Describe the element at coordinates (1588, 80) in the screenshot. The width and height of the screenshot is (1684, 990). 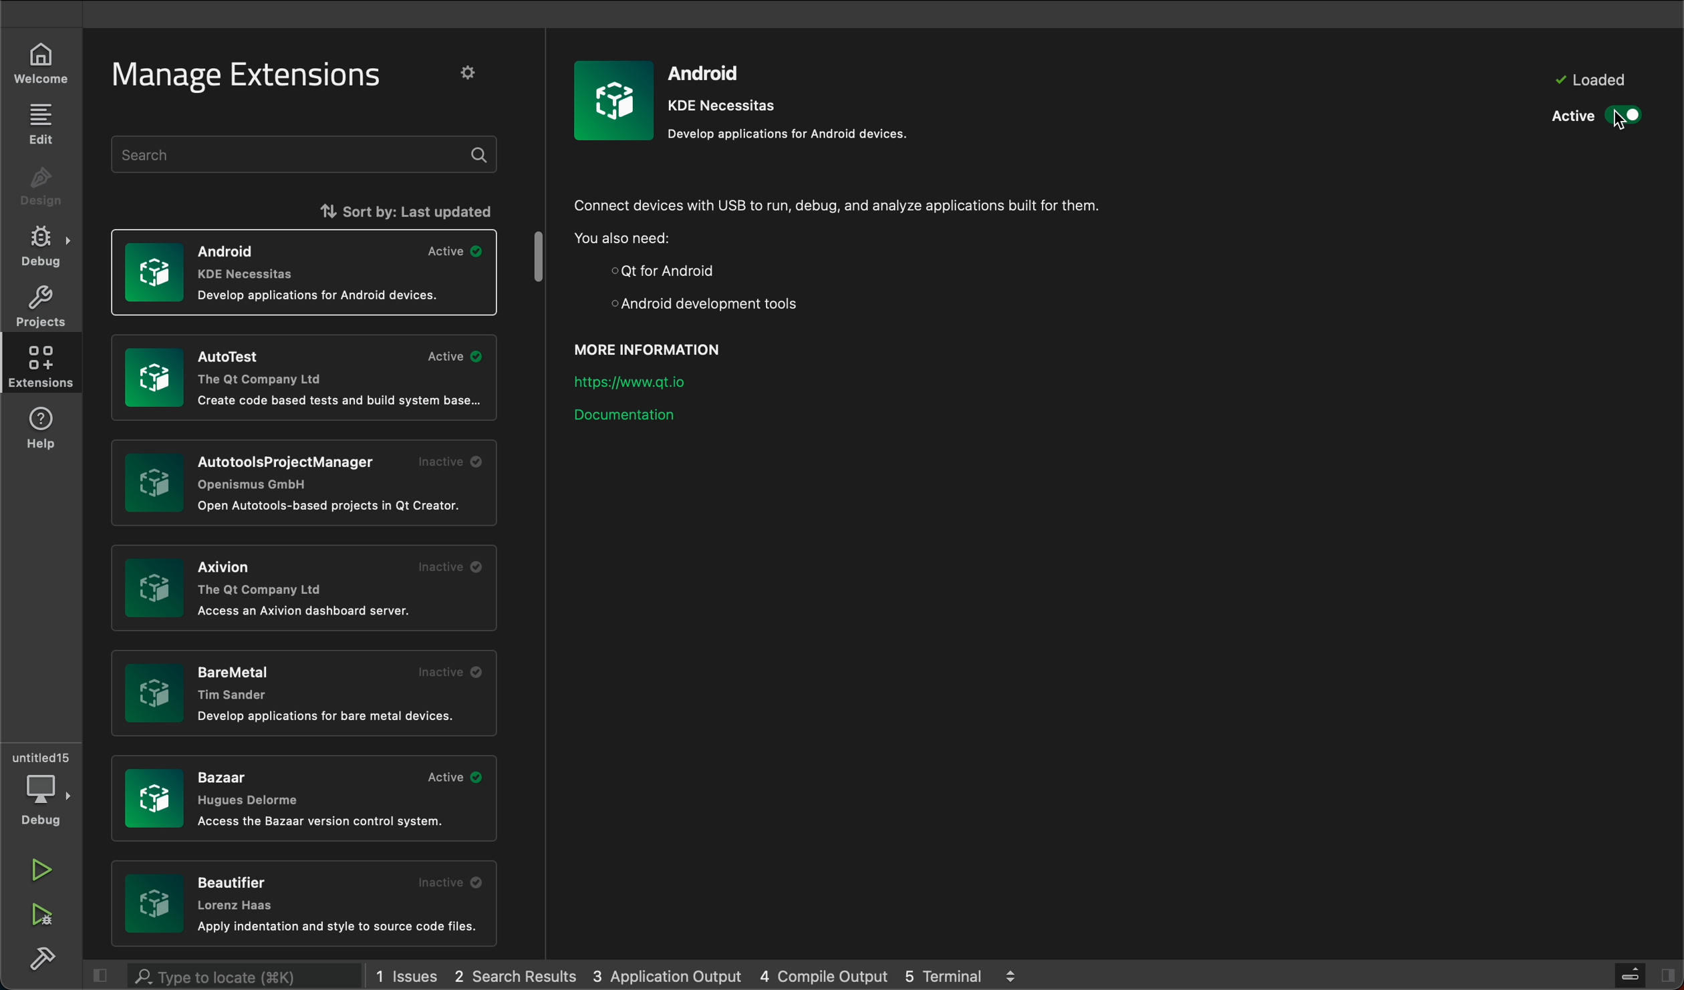
I see `loaded` at that location.